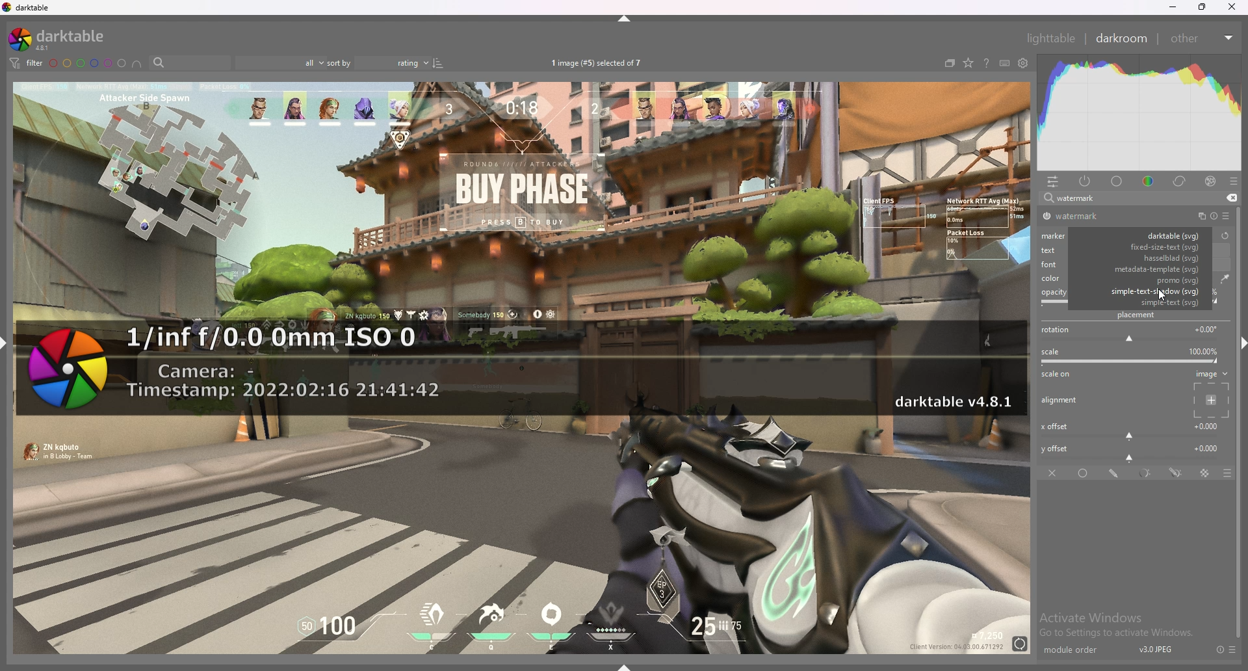 The height and width of the screenshot is (671, 1248). What do you see at coordinates (1213, 217) in the screenshot?
I see `reset` at bounding box center [1213, 217].